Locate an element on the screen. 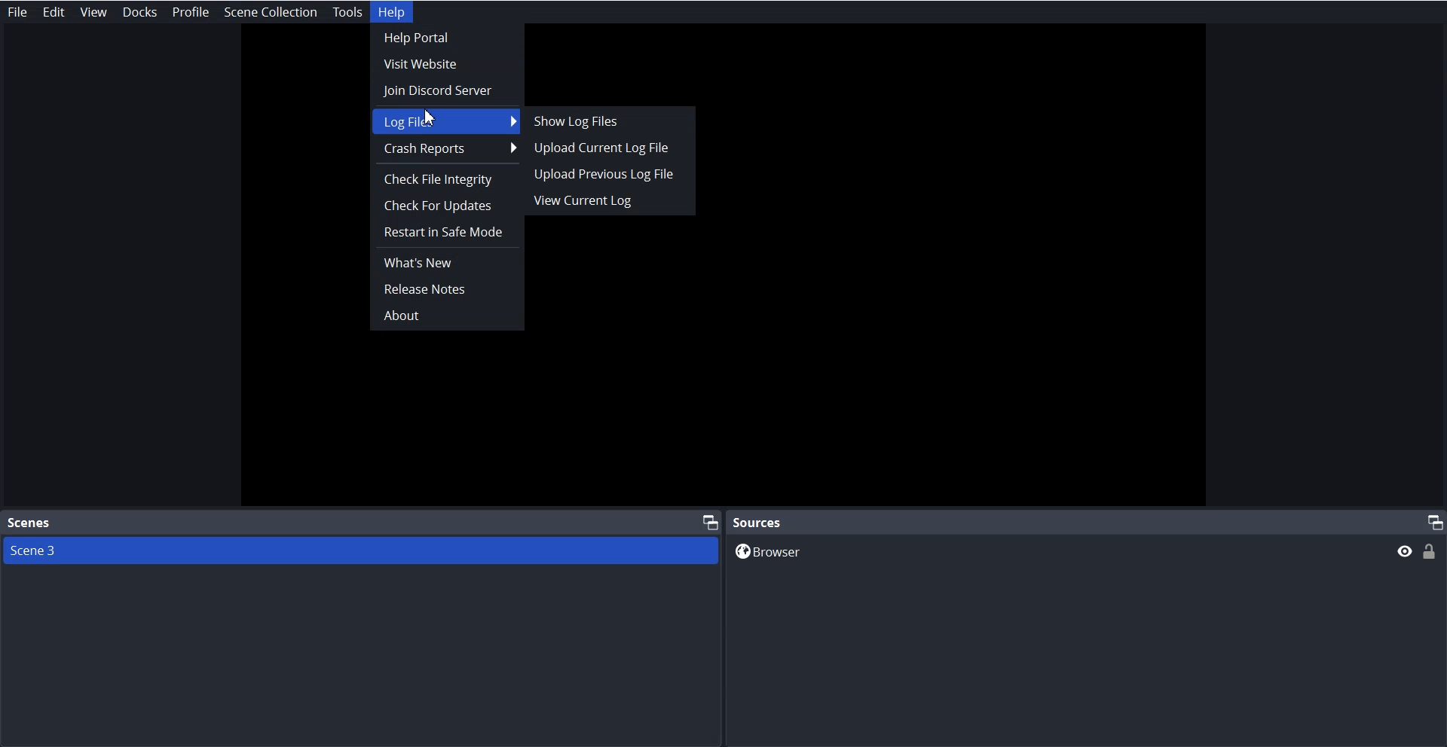 Image resolution: width=1447 pixels, height=747 pixels. Check For Updates is located at coordinates (447, 206).